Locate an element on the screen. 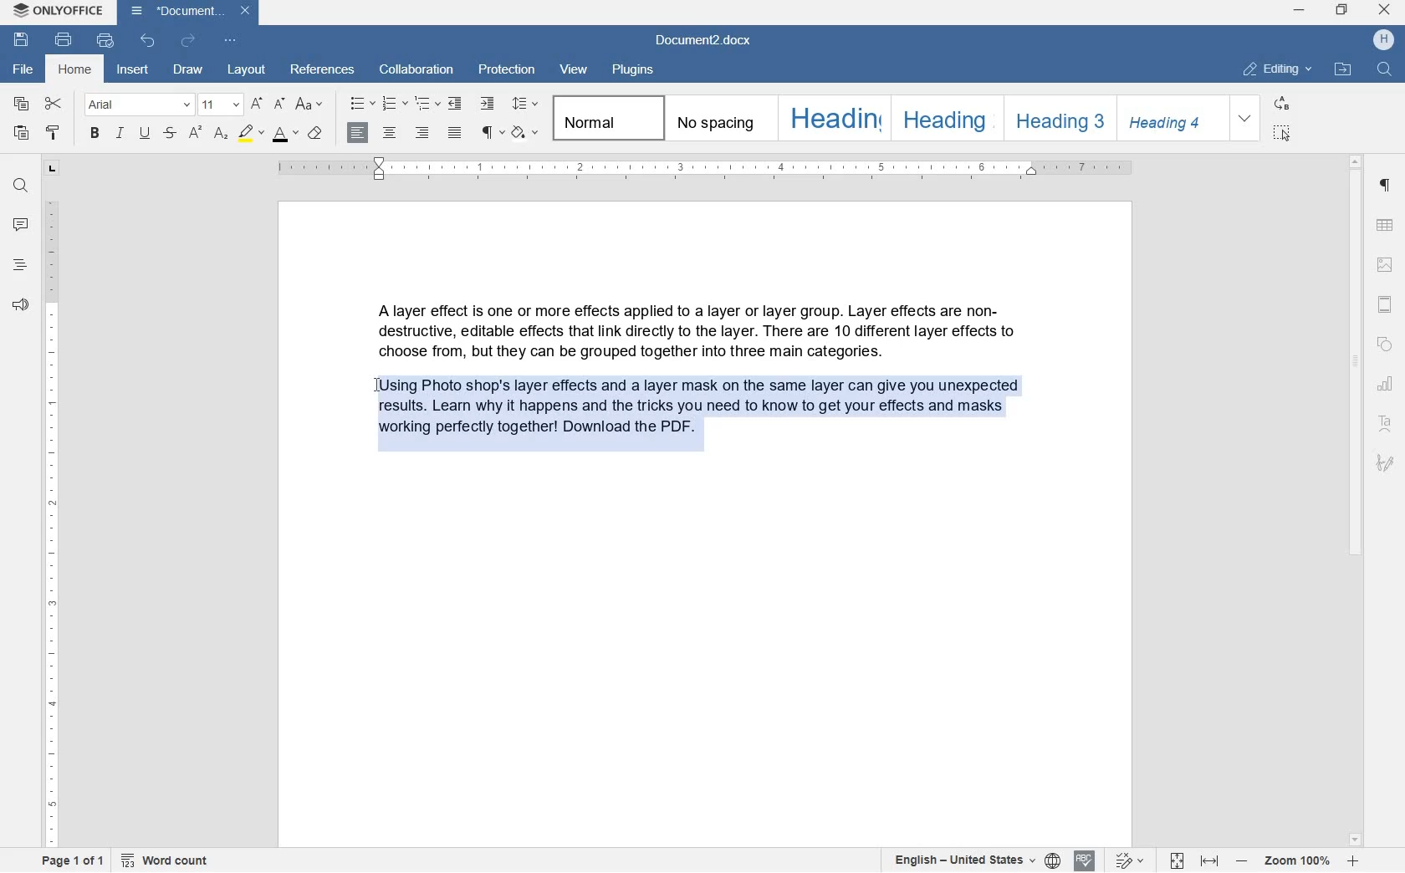  HOME is located at coordinates (78, 71).